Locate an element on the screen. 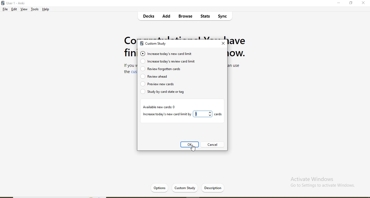  add is located at coordinates (167, 17).